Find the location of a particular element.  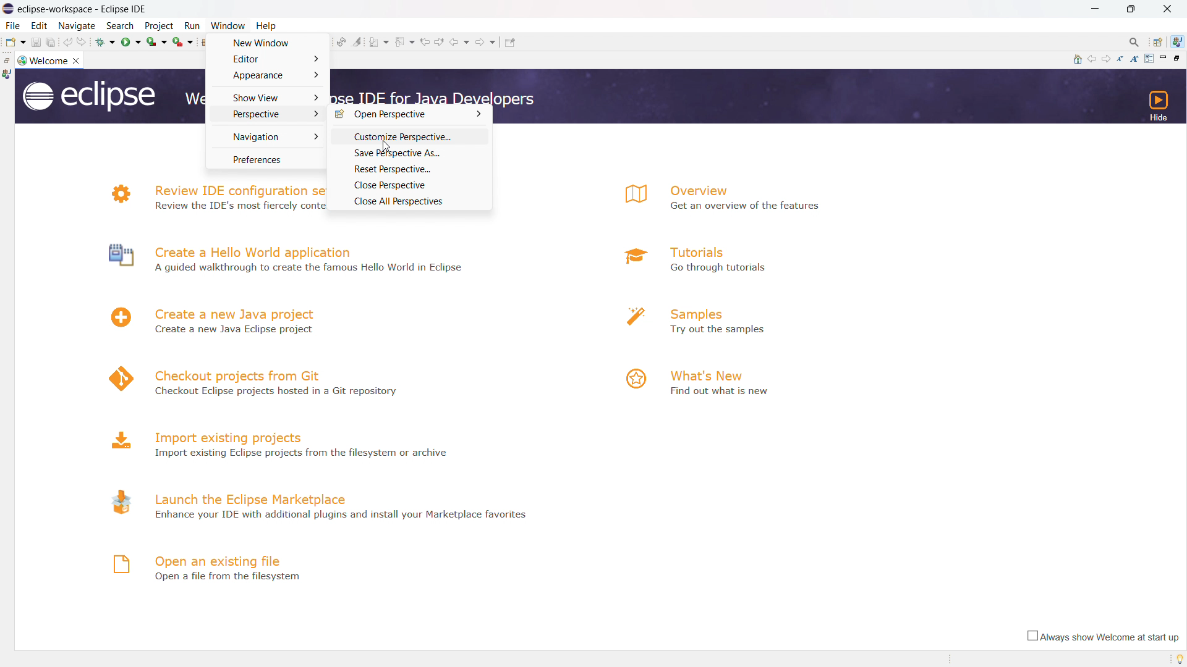

checkout projects from git is located at coordinates (239, 375).